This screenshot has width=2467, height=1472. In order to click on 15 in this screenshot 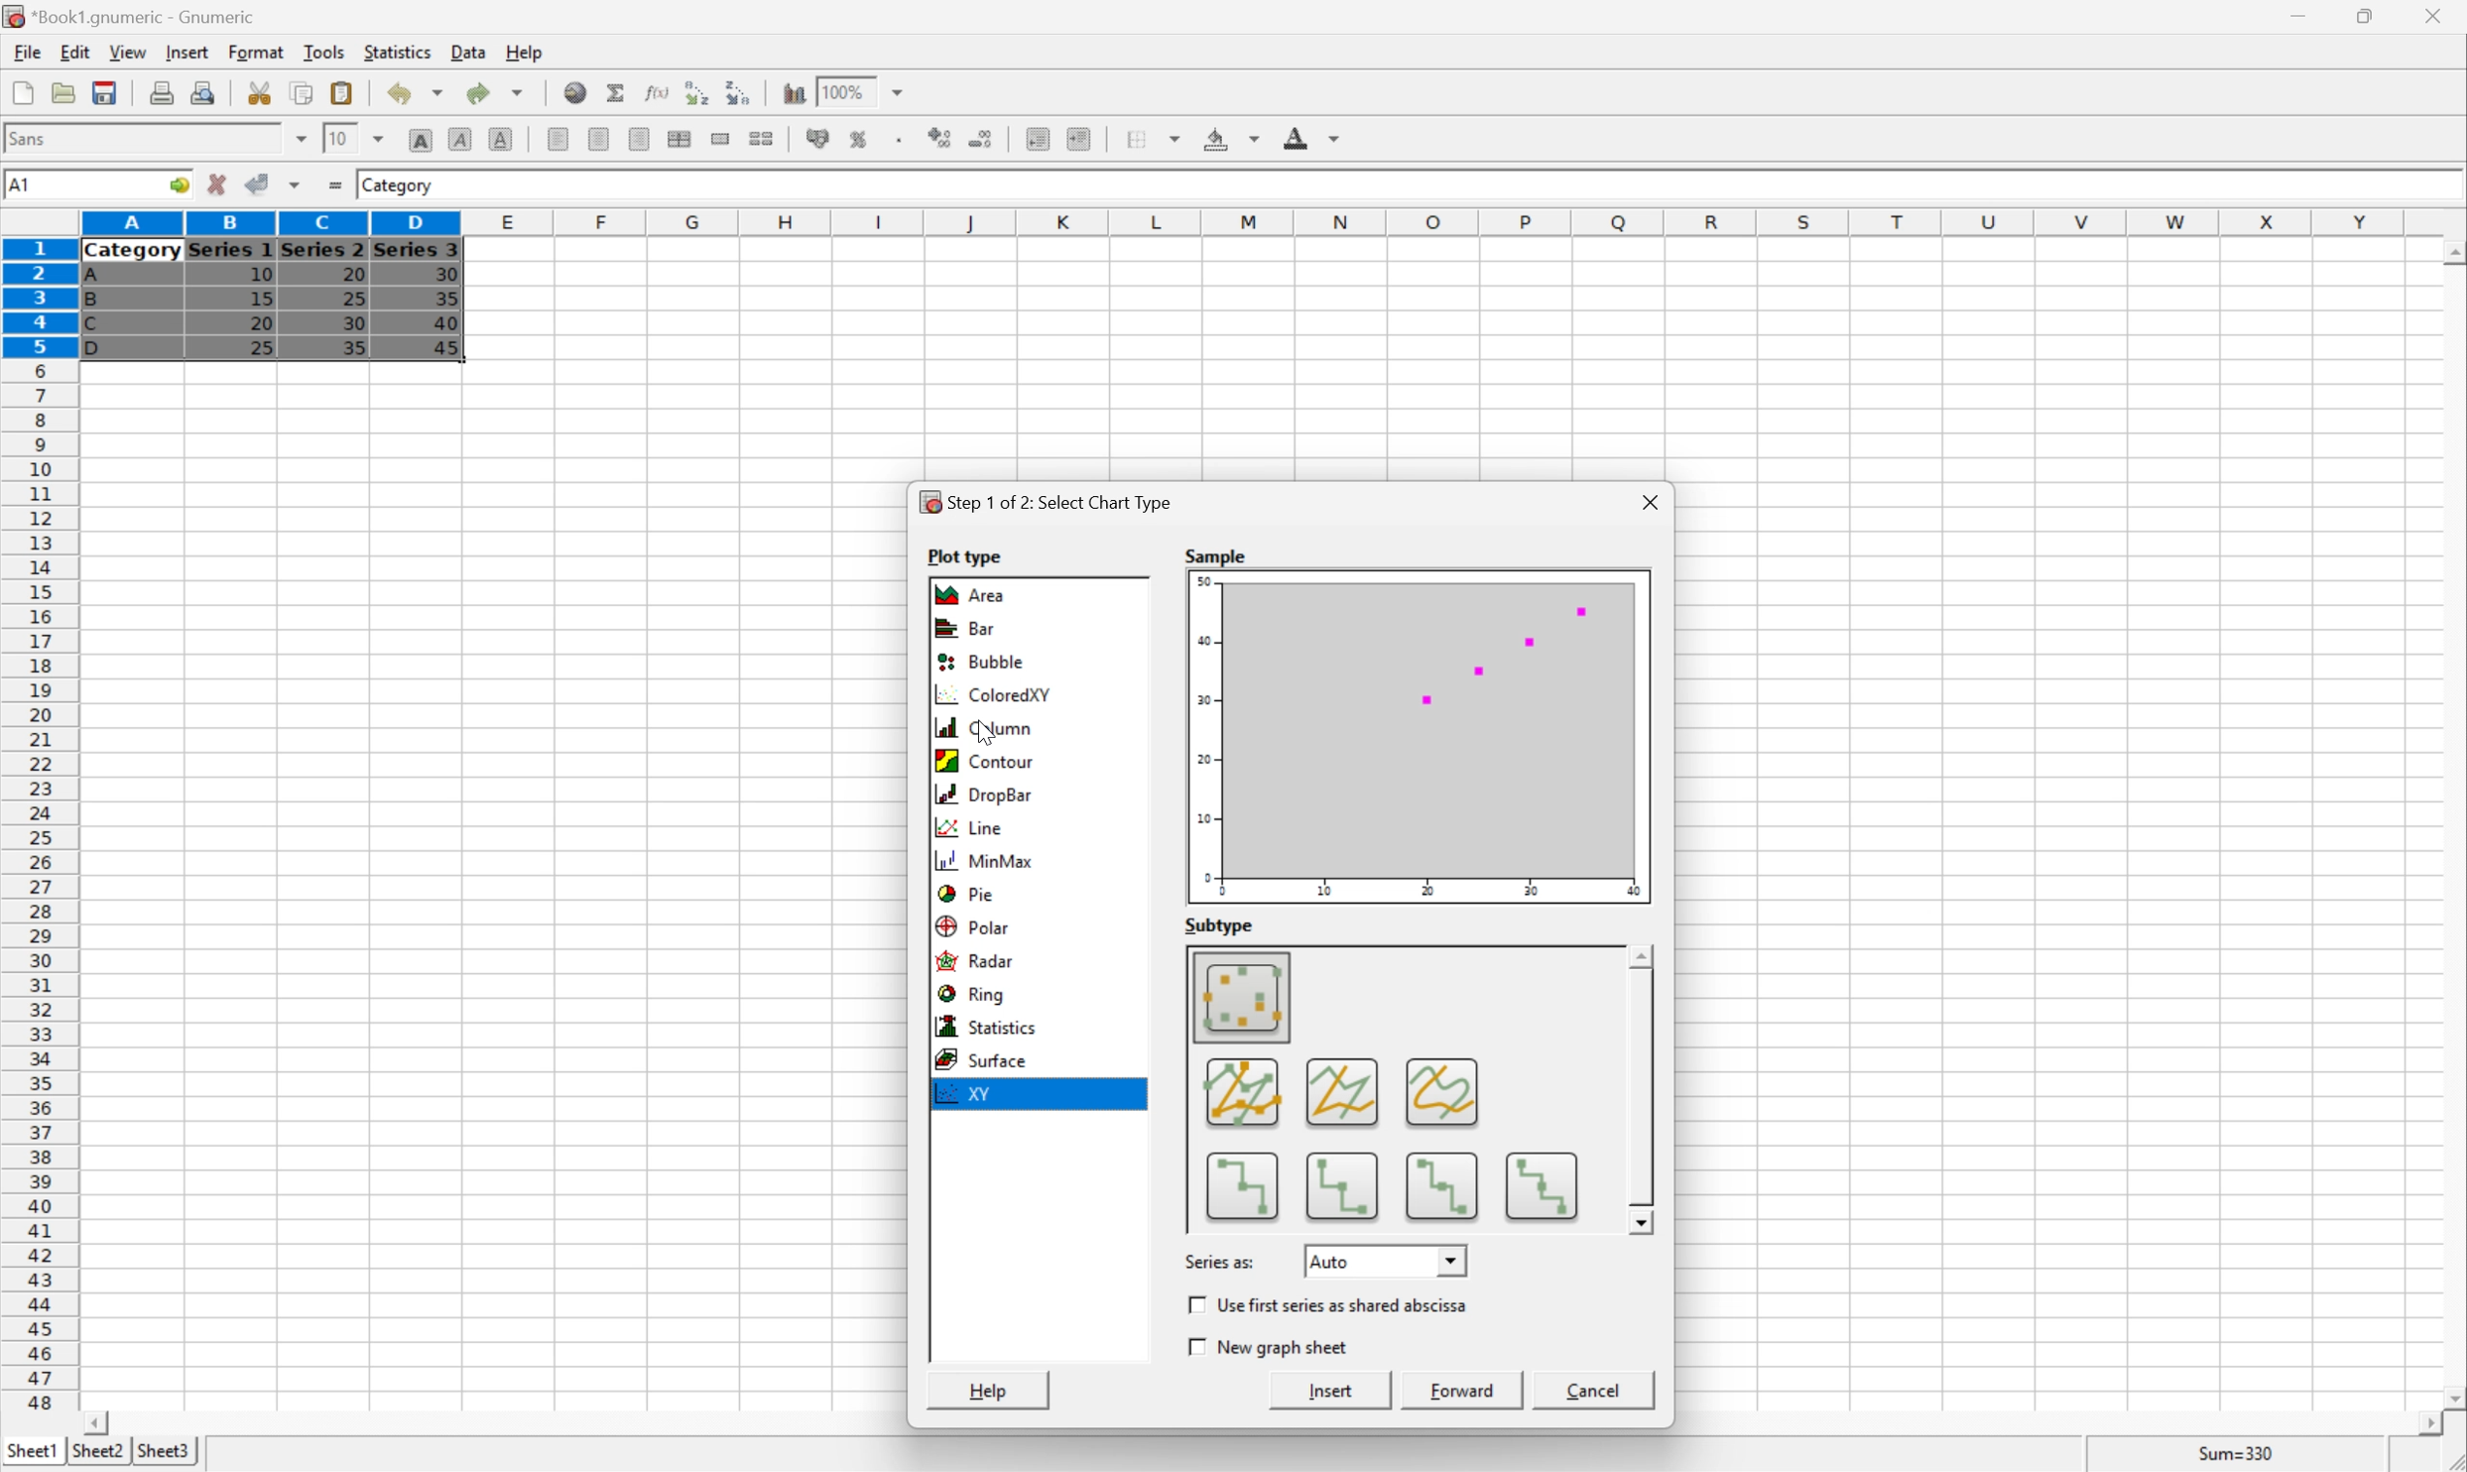, I will do `click(262, 298)`.